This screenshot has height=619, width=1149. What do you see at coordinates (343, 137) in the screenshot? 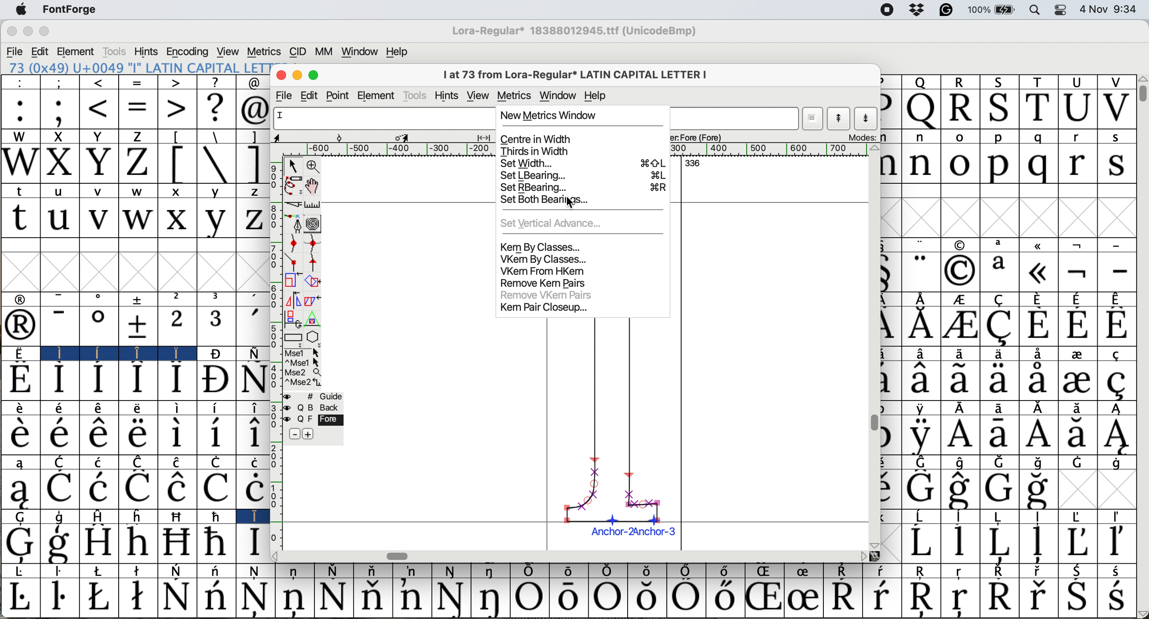
I see `` at bounding box center [343, 137].